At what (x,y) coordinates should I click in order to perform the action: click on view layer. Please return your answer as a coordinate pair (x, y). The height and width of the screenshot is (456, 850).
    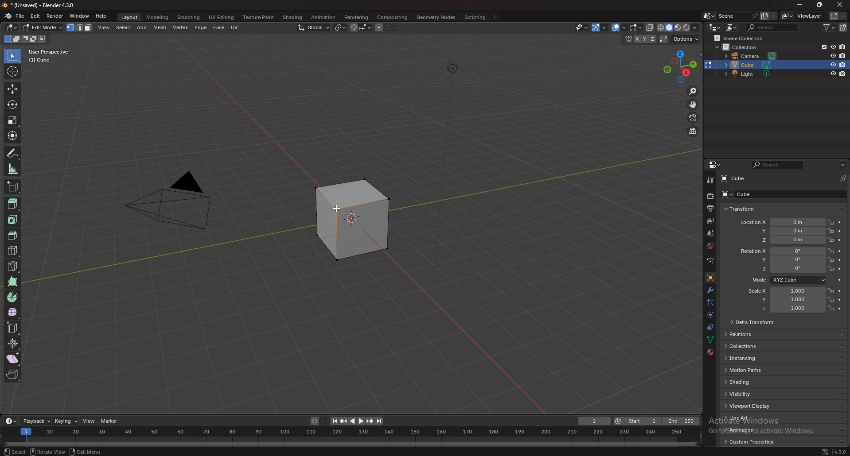
    Looking at the image, I should click on (710, 222).